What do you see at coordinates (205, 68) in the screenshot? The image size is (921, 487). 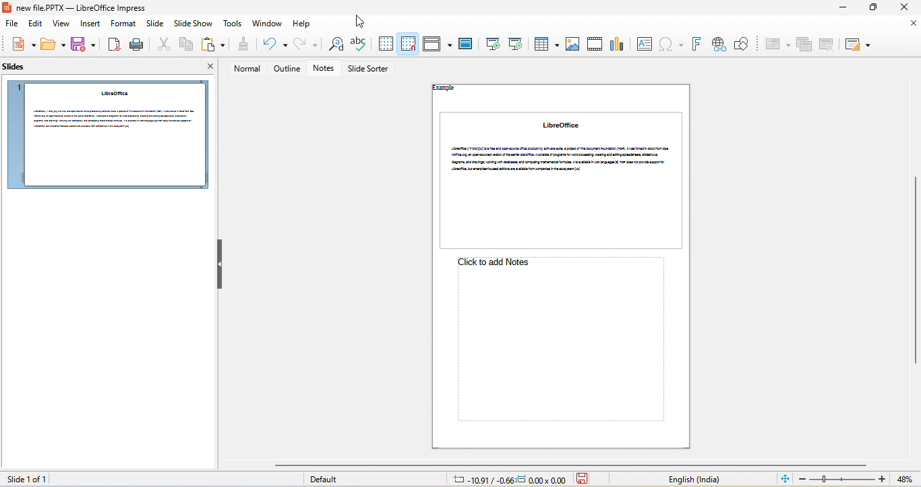 I see `close` at bounding box center [205, 68].